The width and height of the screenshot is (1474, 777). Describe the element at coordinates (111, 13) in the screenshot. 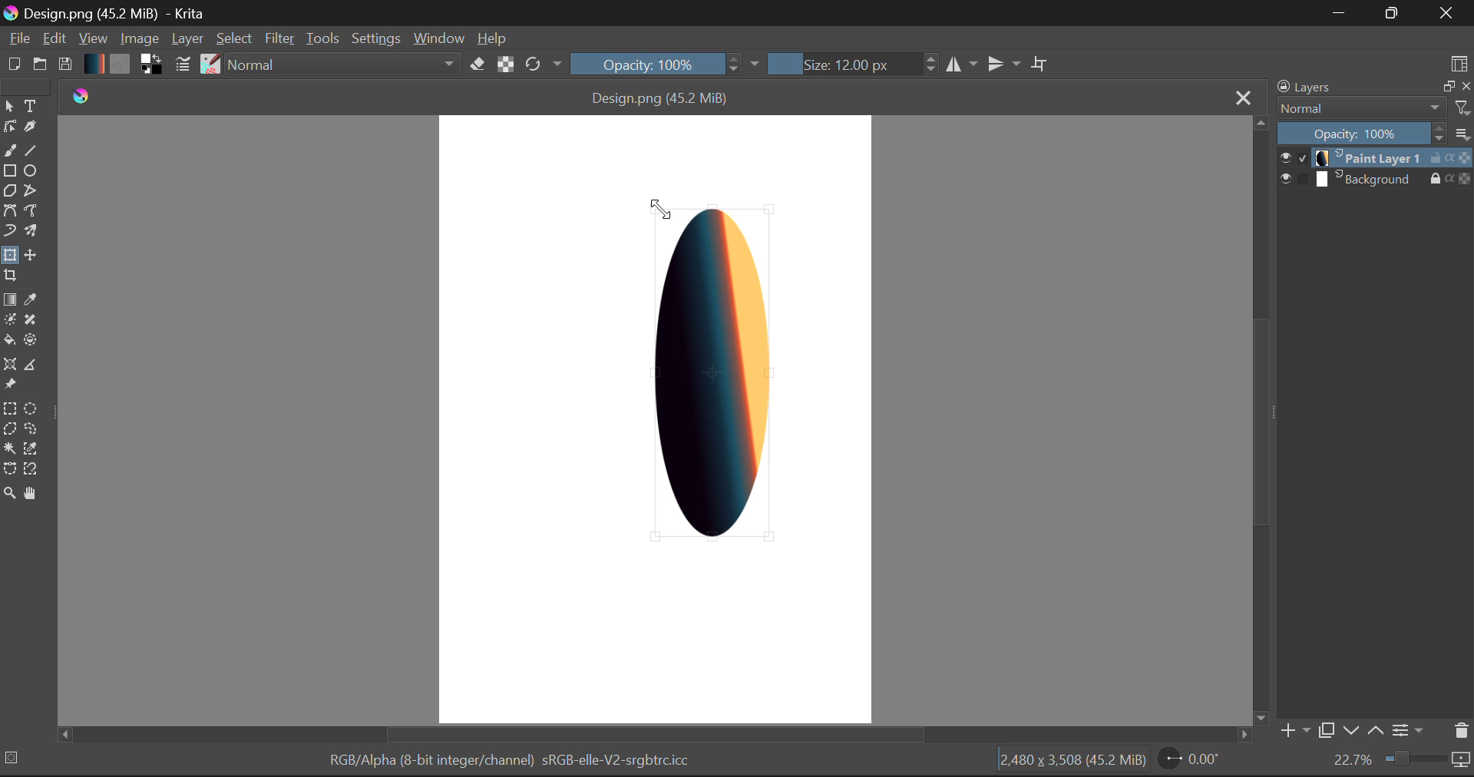

I see `Design.png (45.2) - Krita` at that location.